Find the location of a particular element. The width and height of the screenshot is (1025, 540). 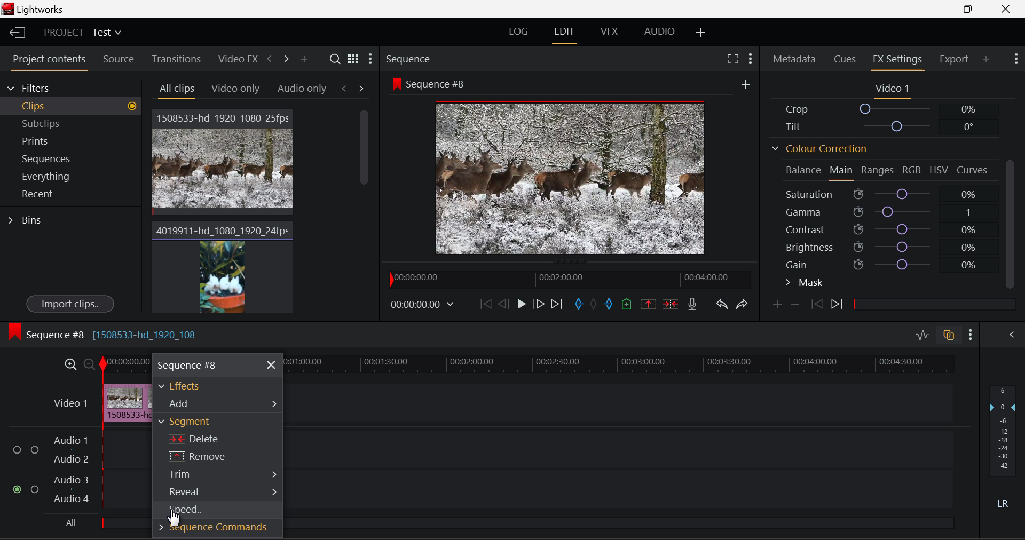

Scroll Bar is located at coordinates (362, 161).